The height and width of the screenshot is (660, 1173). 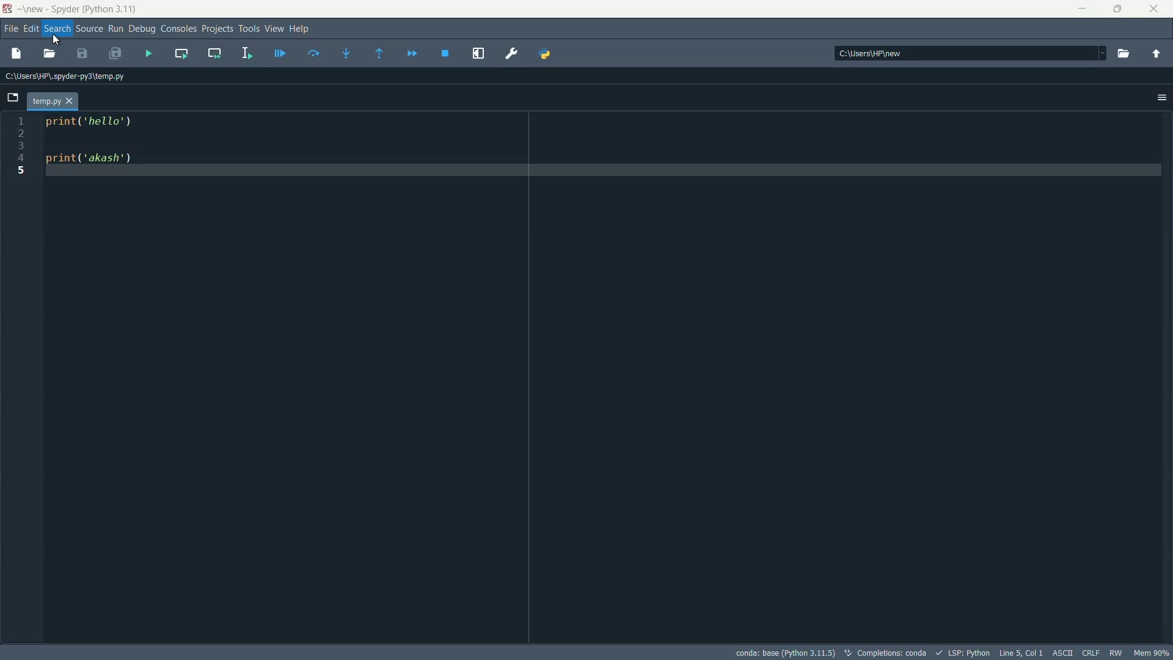 What do you see at coordinates (82, 54) in the screenshot?
I see `save file` at bounding box center [82, 54].